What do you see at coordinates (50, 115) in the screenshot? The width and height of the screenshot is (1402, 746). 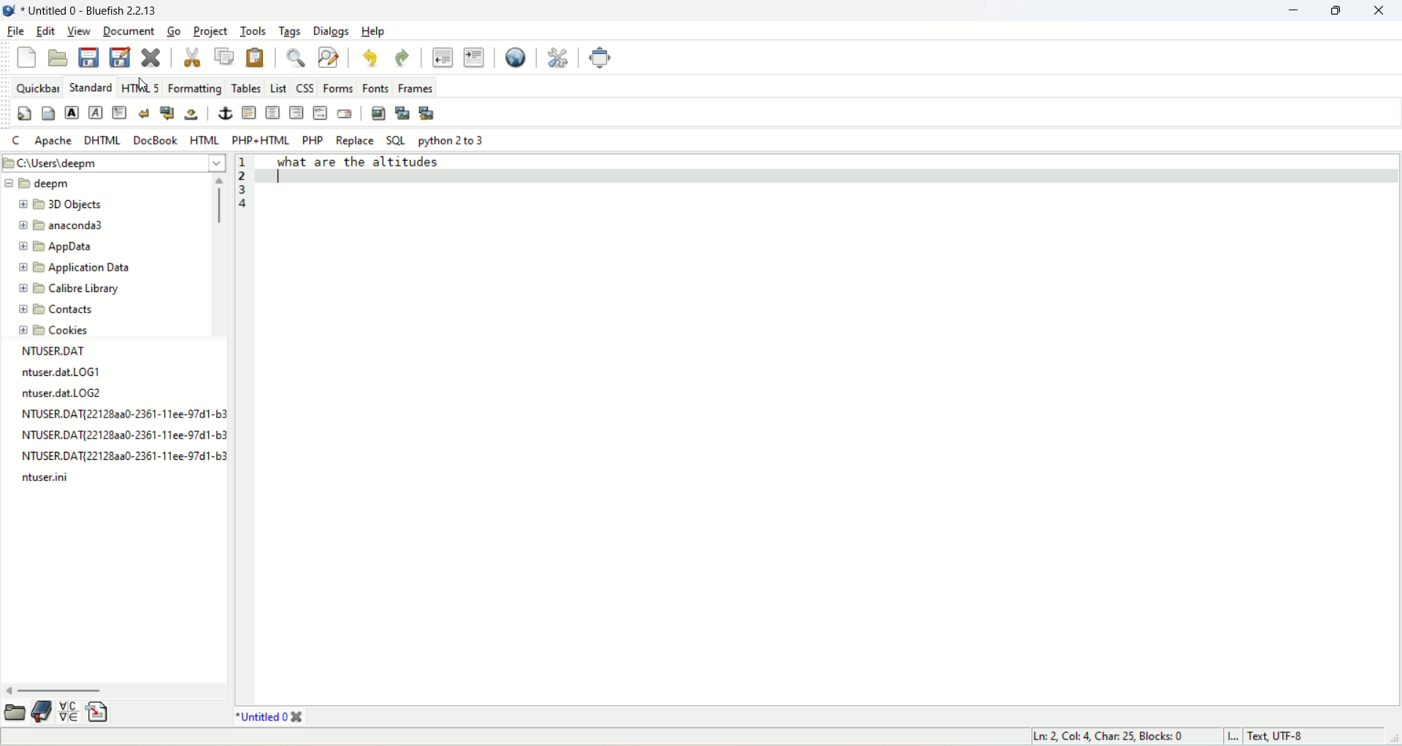 I see `body` at bounding box center [50, 115].